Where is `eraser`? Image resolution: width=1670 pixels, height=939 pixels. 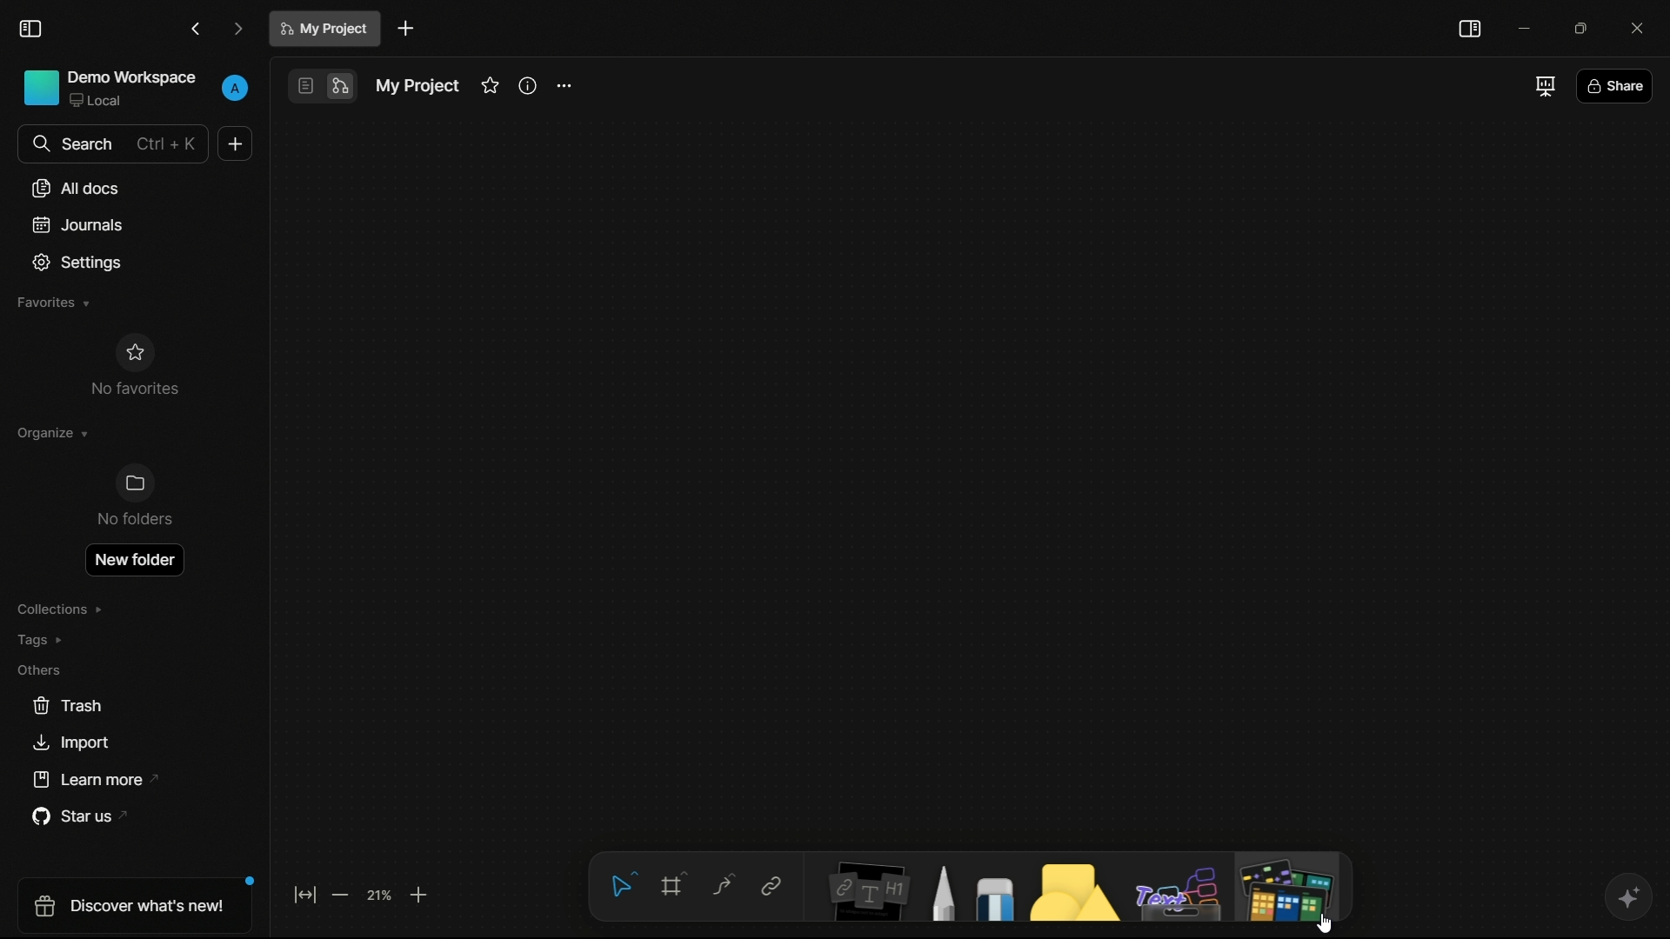 eraser is located at coordinates (999, 899).